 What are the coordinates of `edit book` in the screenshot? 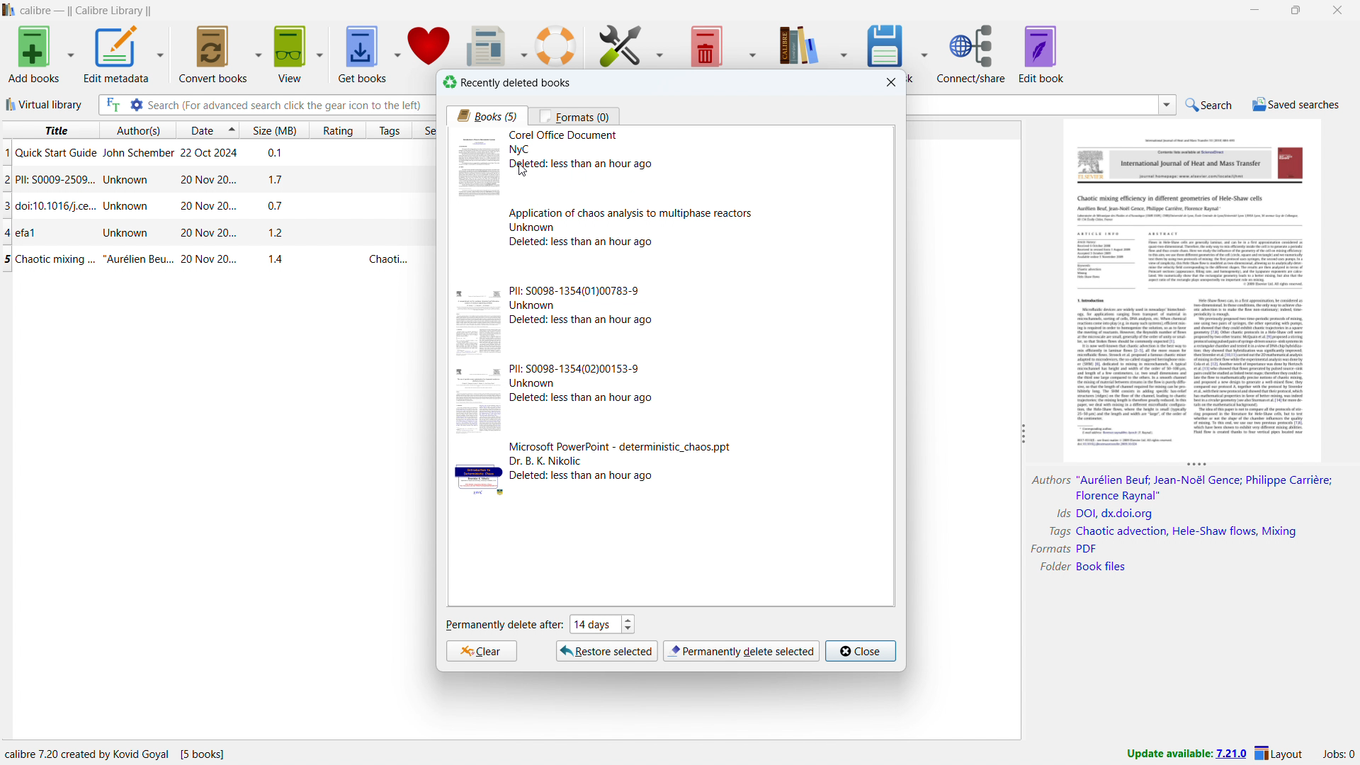 It's located at (1041, 53).